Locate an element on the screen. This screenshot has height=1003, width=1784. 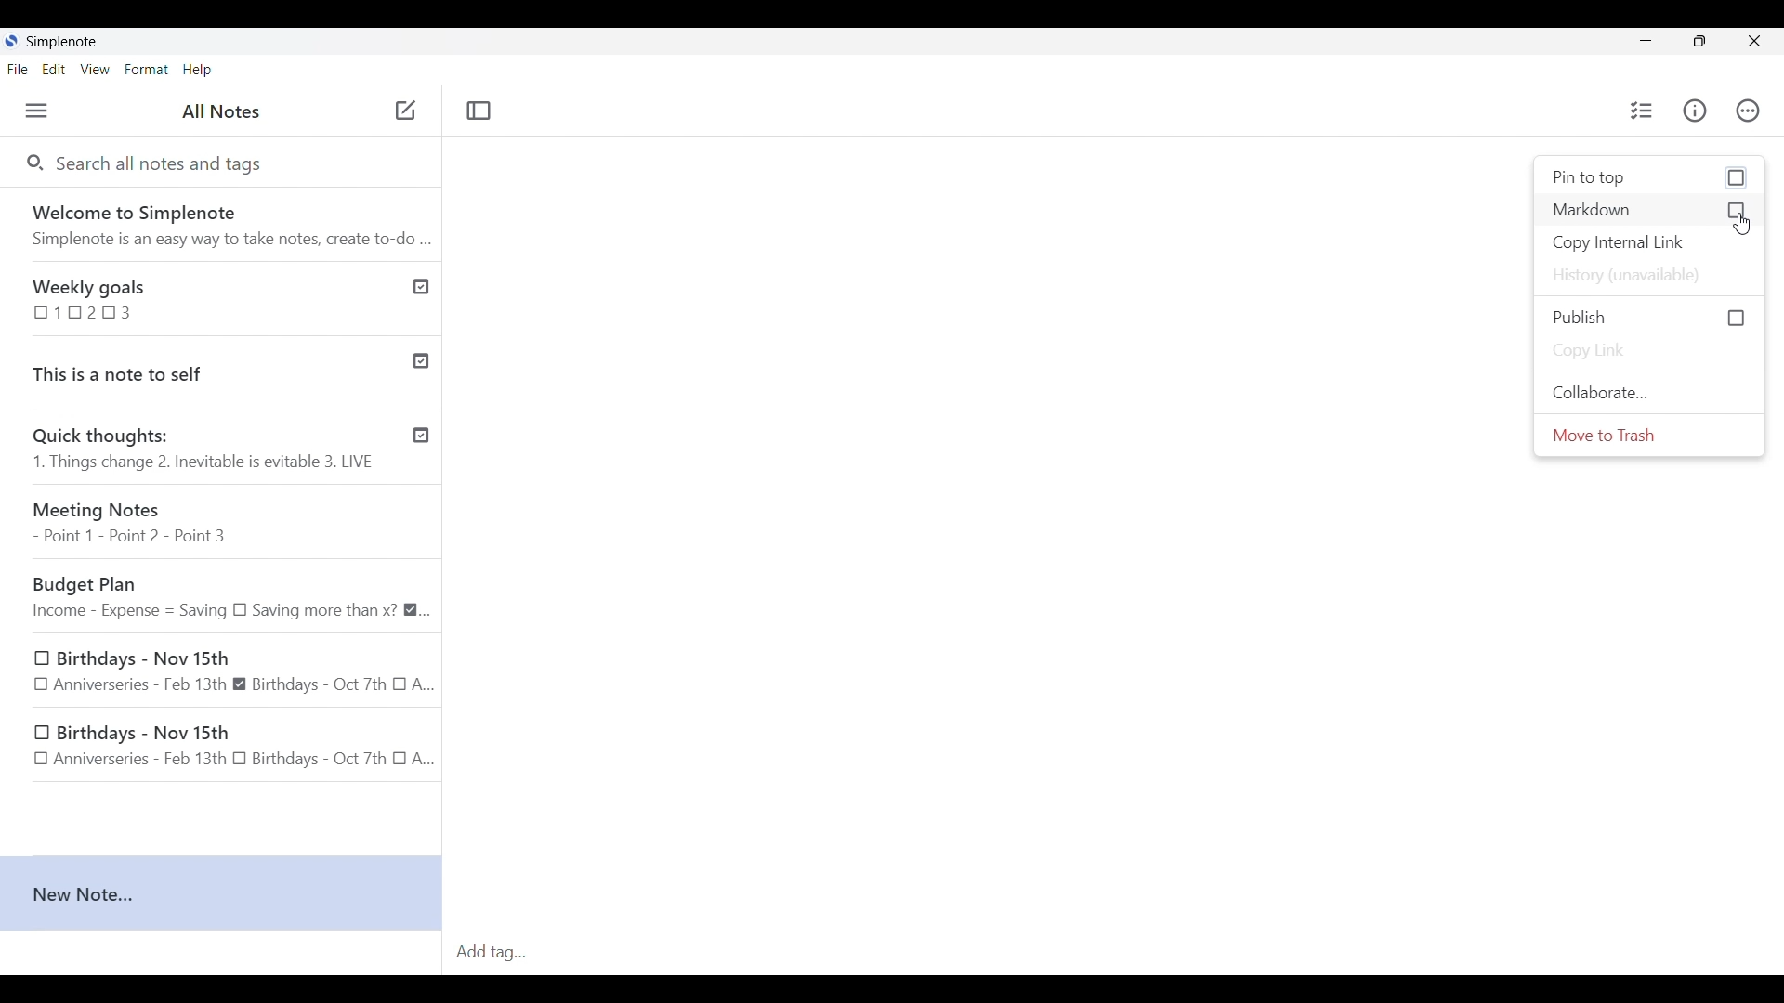
Move to trash is located at coordinates (1648, 435).